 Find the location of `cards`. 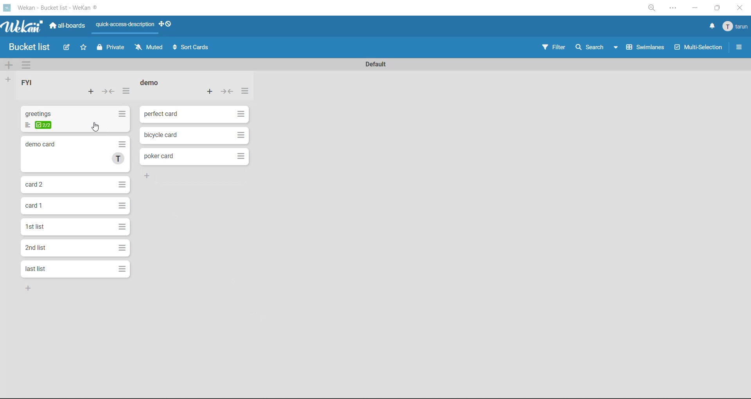

cards is located at coordinates (194, 135).